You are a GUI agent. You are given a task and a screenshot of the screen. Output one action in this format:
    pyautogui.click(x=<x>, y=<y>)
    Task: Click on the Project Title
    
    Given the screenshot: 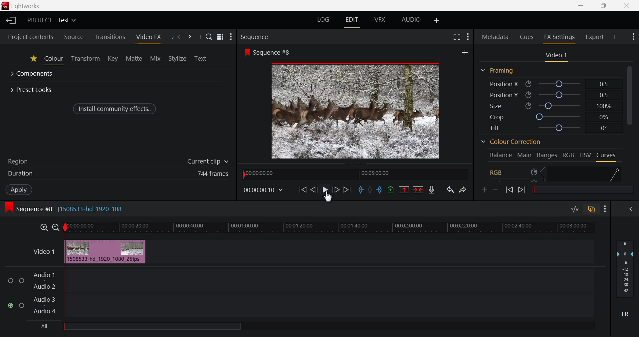 What is the action you would take?
    pyautogui.click(x=51, y=21)
    